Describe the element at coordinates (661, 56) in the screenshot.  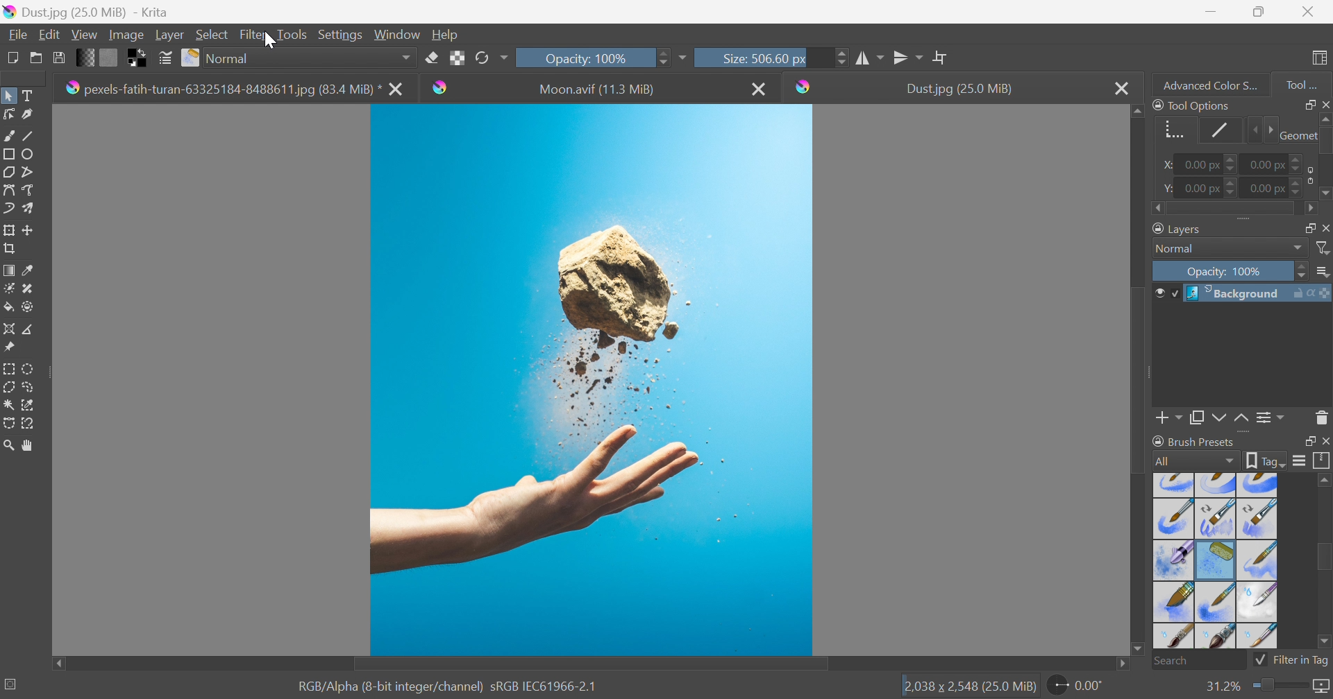
I see `Slider` at that location.